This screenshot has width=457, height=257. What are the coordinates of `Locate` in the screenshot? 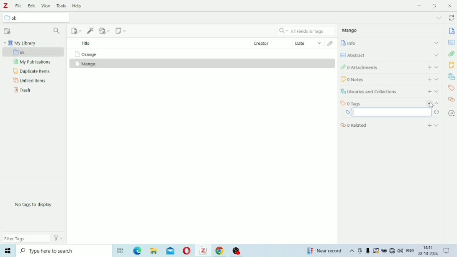 It's located at (451, 113).